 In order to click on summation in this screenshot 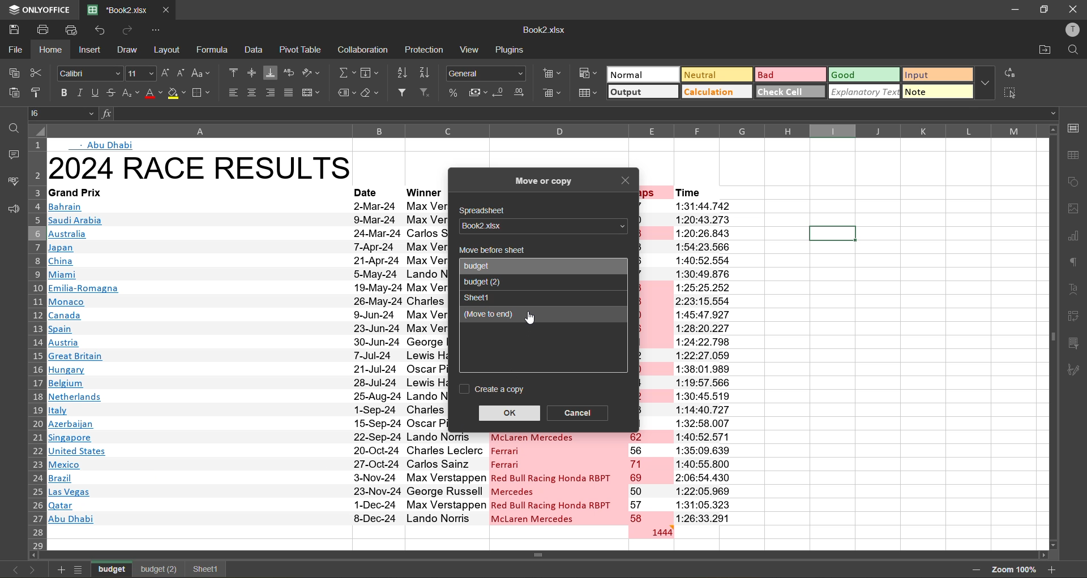, I will do `click(346, 75)`.